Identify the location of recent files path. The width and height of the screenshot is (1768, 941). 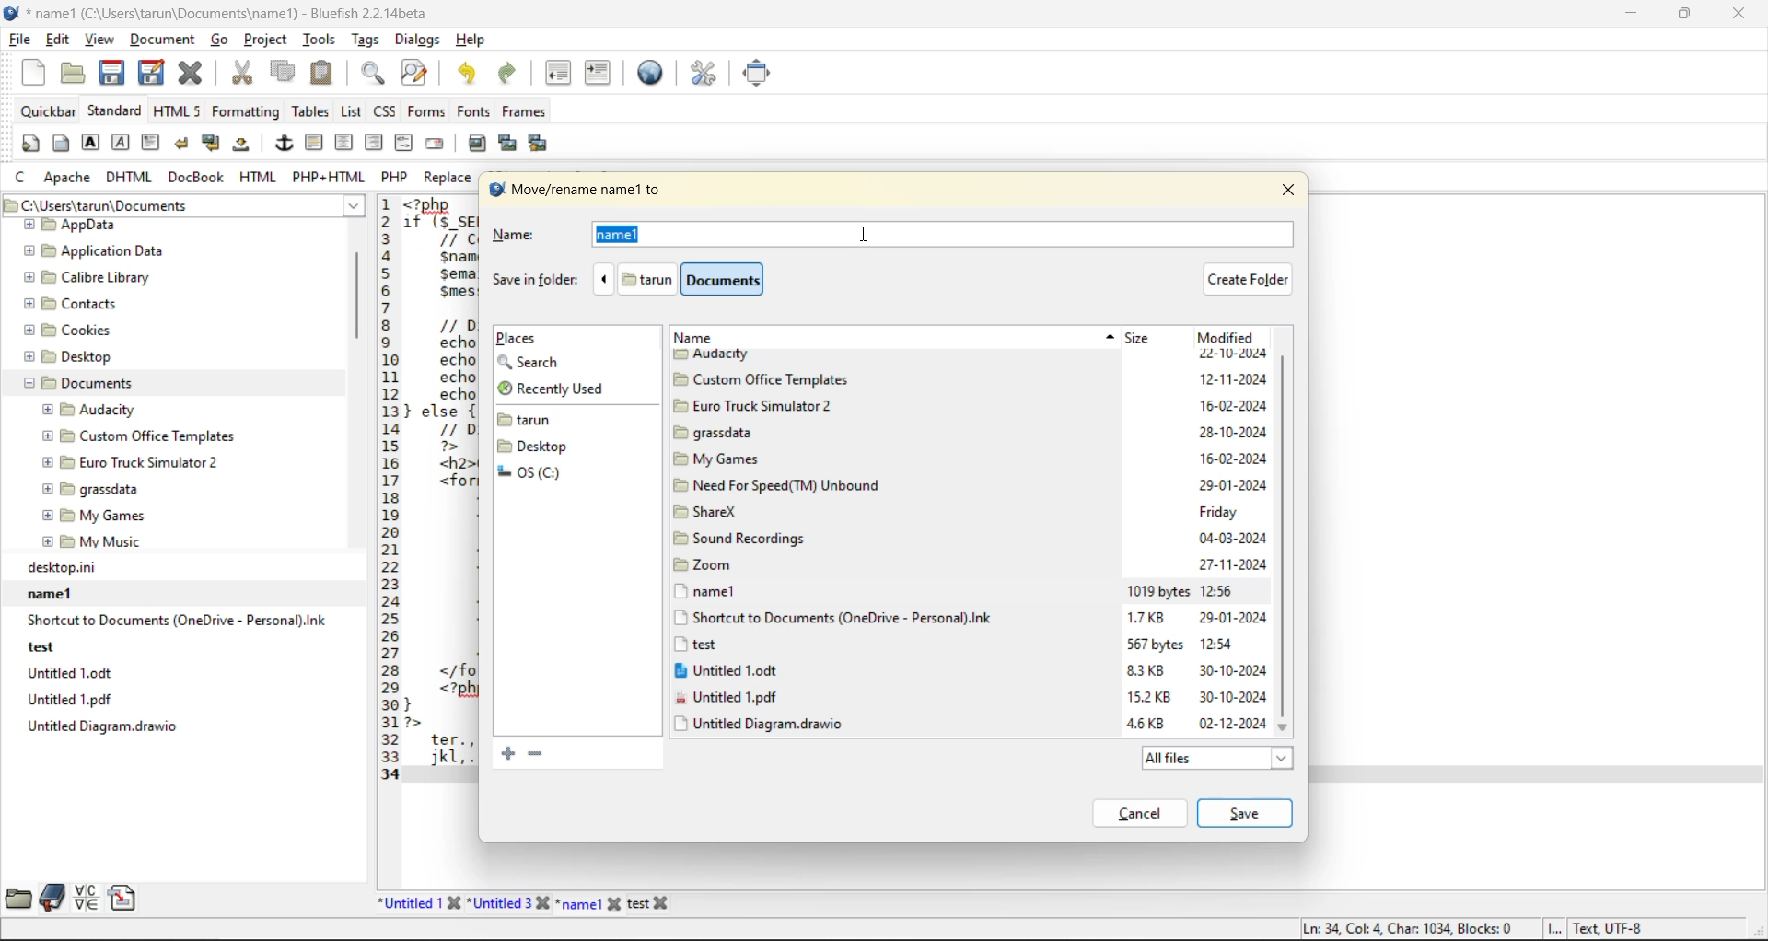
(174, 649).